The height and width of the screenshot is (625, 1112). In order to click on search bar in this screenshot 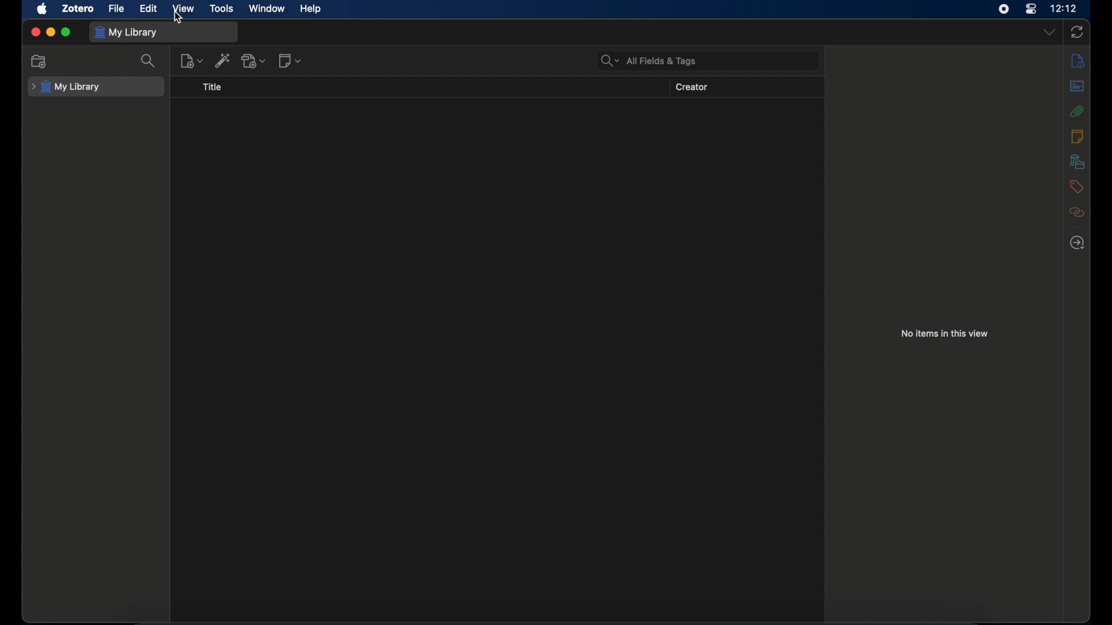, I will do `click(649, 60)`.